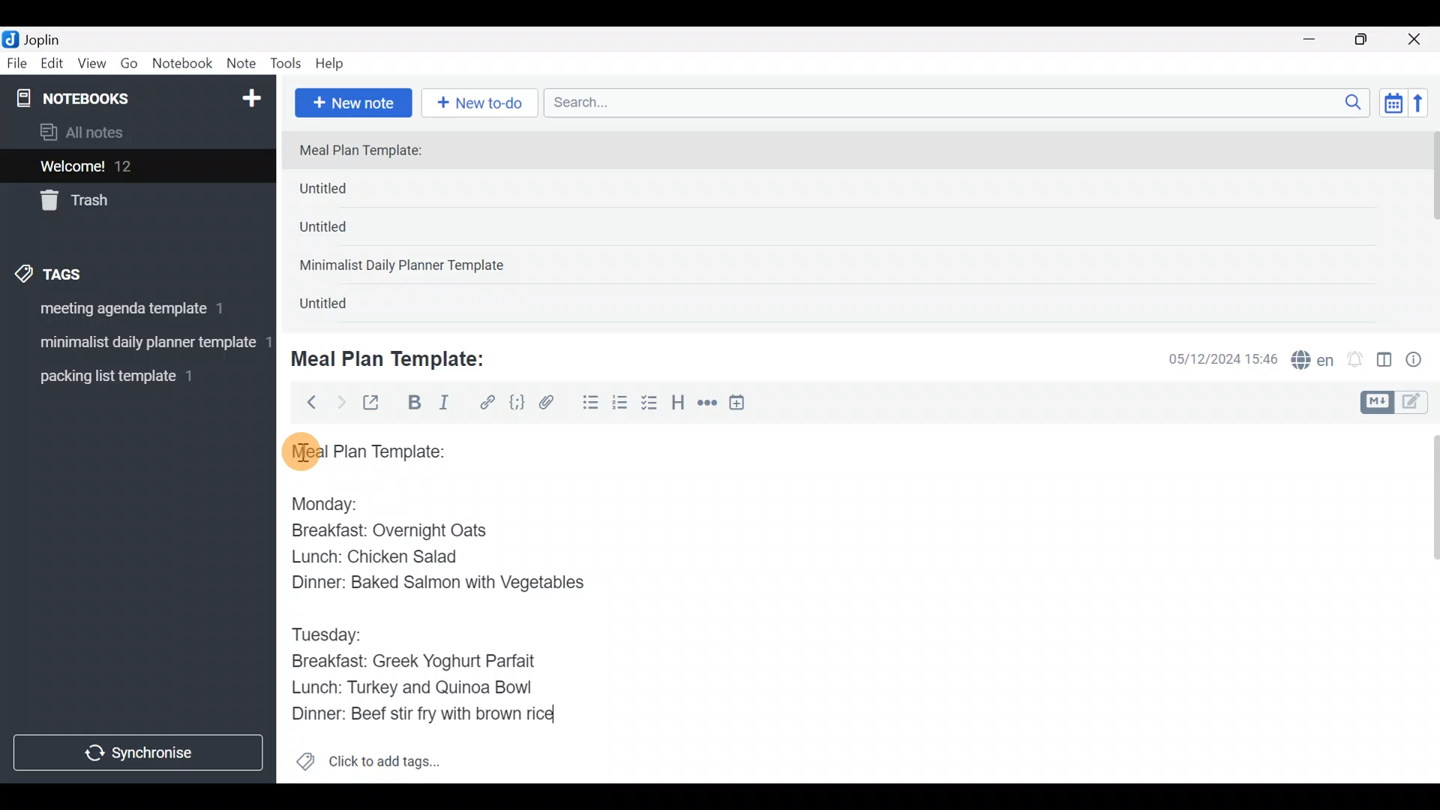  What do you see at coordinates (250, 95) in the screenshot?
I see `New` at bounding box center [250, 95].